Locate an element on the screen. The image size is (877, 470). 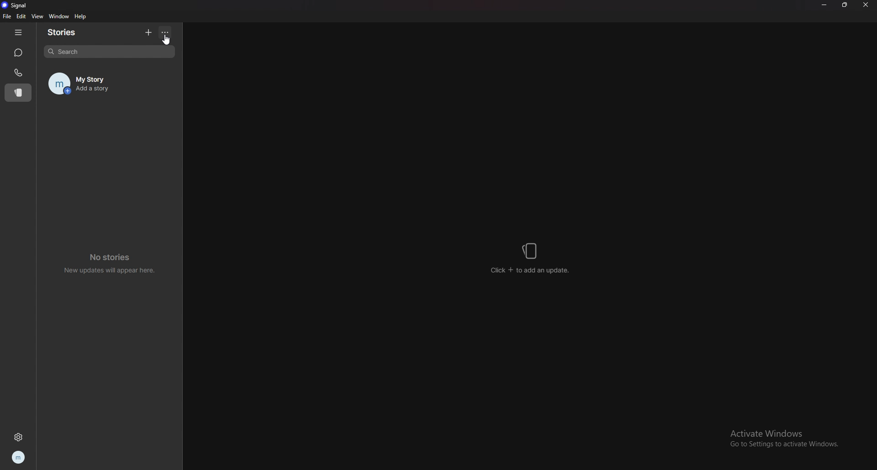
edit is located at coordinates (21, 16).